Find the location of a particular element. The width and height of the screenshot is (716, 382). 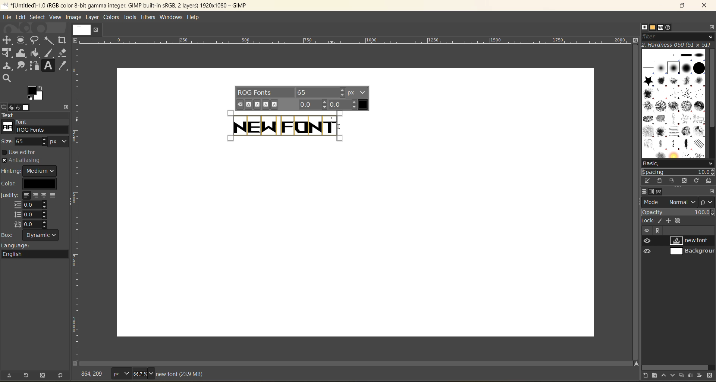

basic is located at coordinates (678, 164).